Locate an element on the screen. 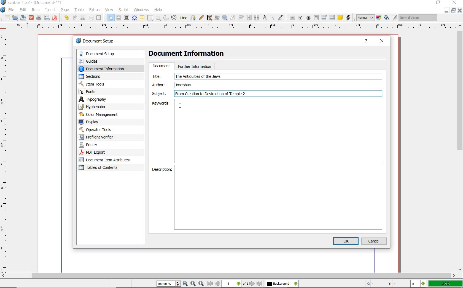 The height and width of the screenshot is (288, 463). spiral is located at coordinates (175, 17).